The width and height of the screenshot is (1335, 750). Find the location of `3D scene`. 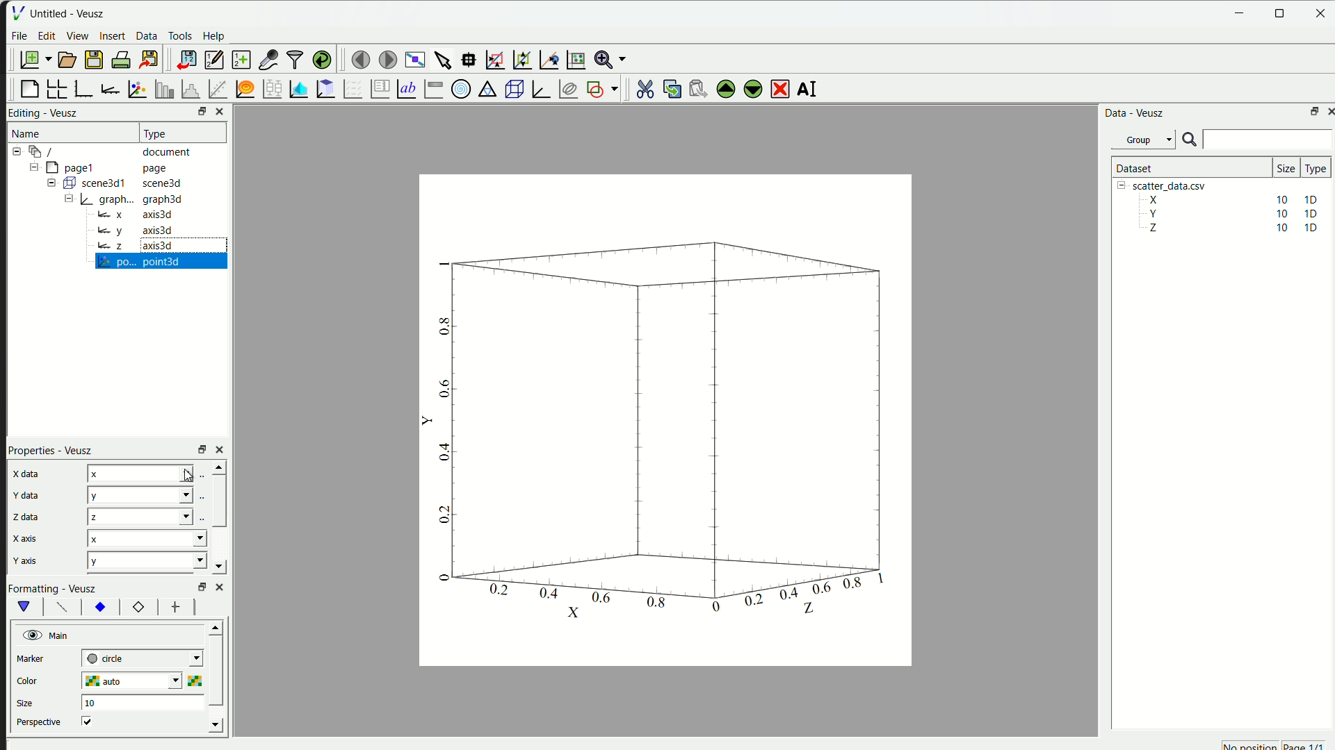

3D scene is located at coordinates (512, 88).